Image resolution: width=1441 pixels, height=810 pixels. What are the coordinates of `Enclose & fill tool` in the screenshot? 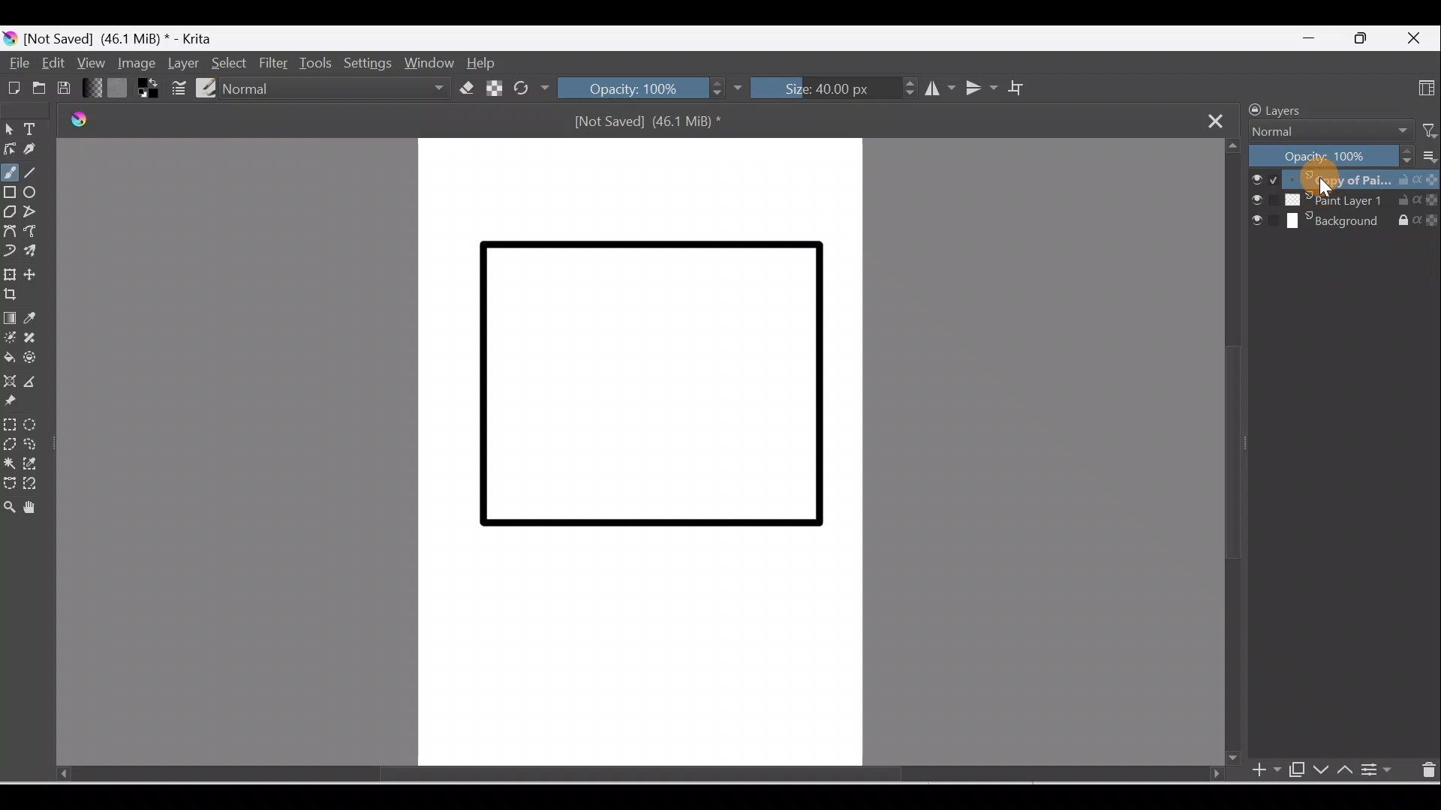 It's located at (35, 361).